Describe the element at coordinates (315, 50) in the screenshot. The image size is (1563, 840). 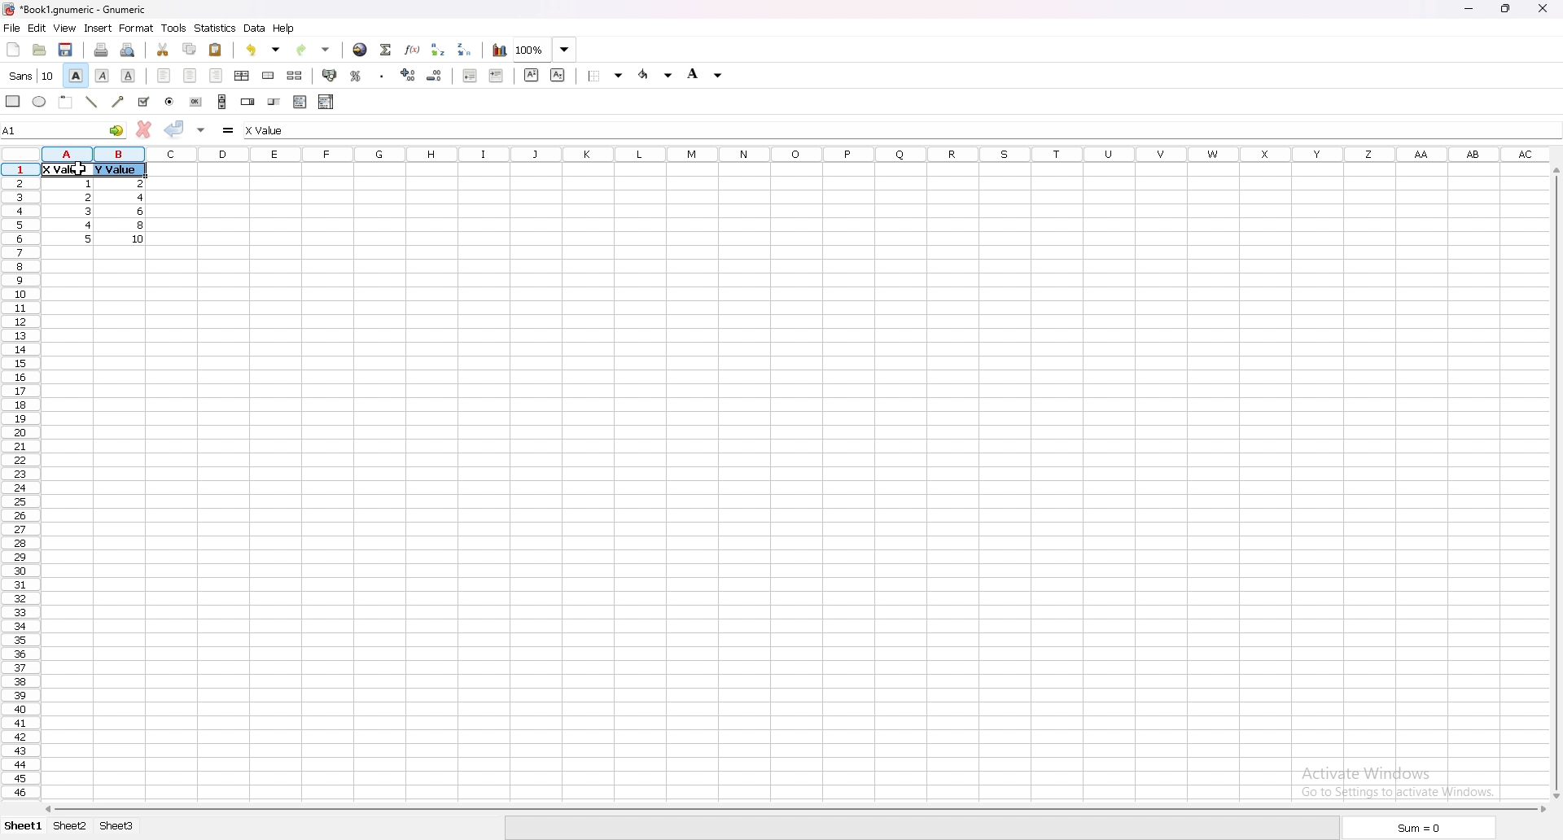
I see `redo` at that location.